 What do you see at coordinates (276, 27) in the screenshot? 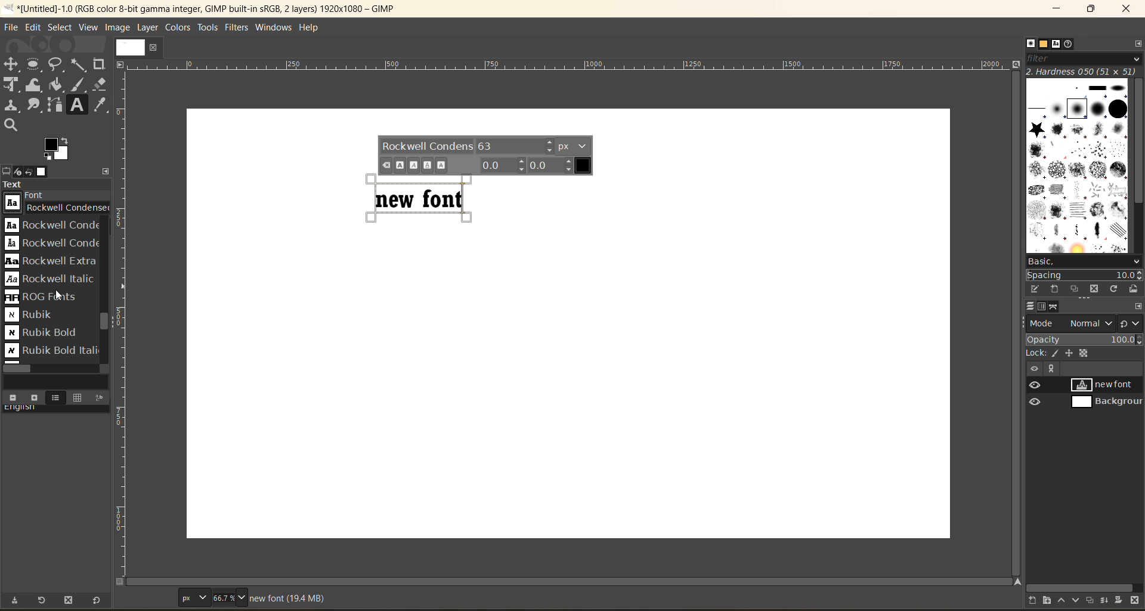
I see `windows` at bounding box center [276, 27].